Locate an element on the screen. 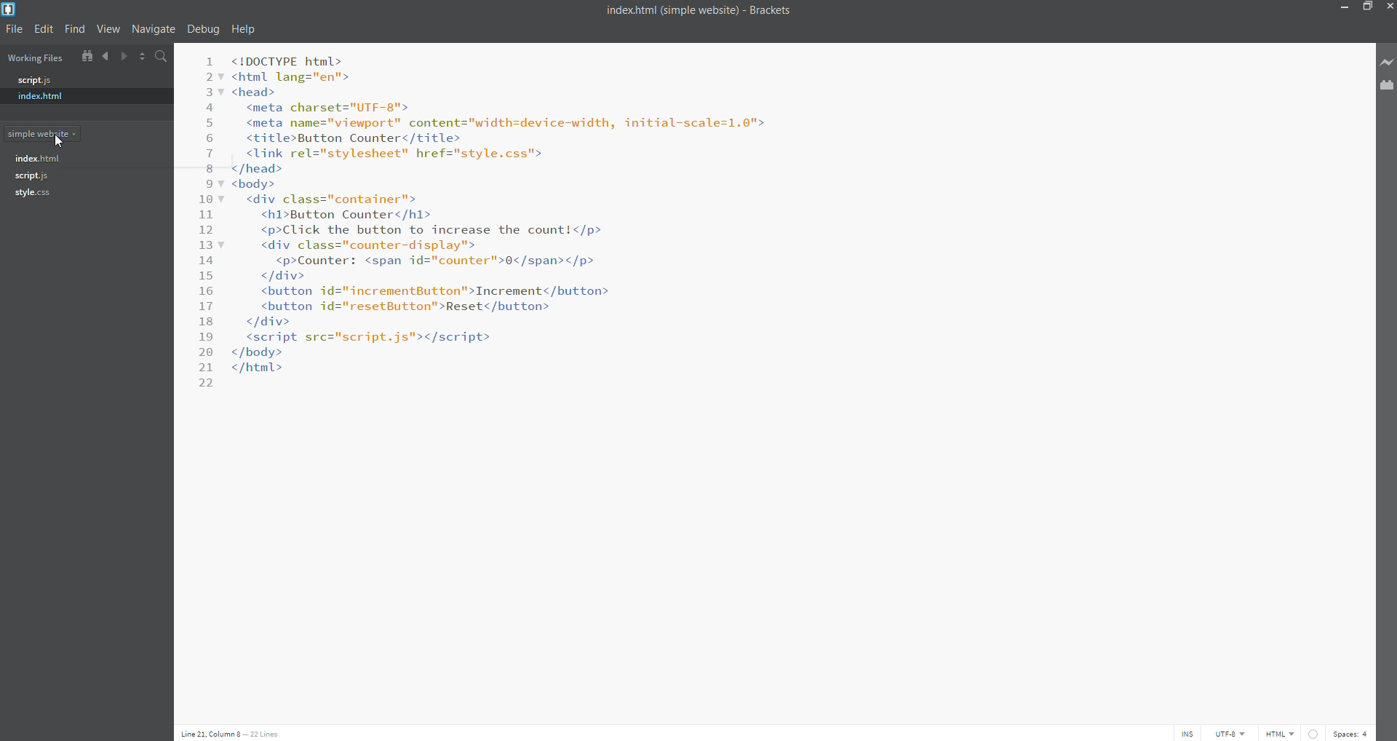  index.html is located at coordinates (39, 159).